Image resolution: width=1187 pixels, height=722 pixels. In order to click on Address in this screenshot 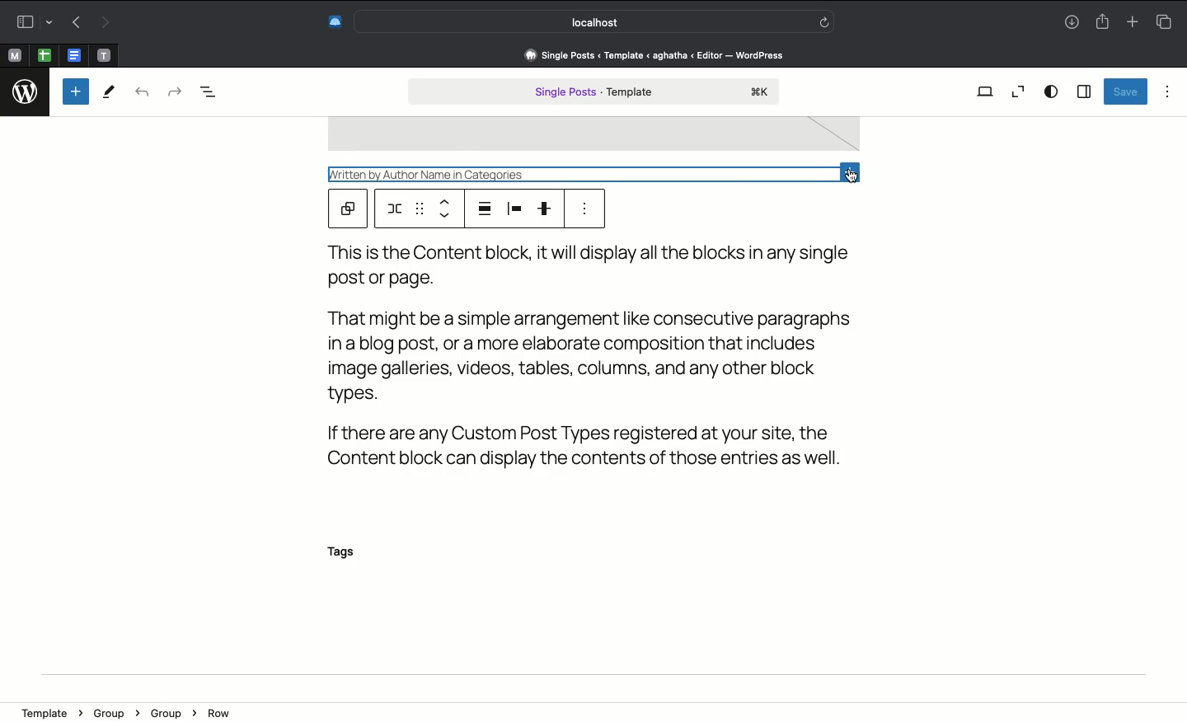, I will do `click(652, 54)`.